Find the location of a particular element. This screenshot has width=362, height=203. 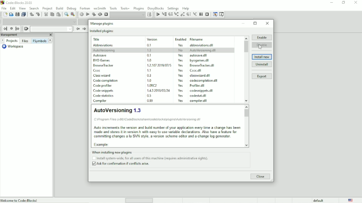

Restore down is located at coordinates (255, 23).